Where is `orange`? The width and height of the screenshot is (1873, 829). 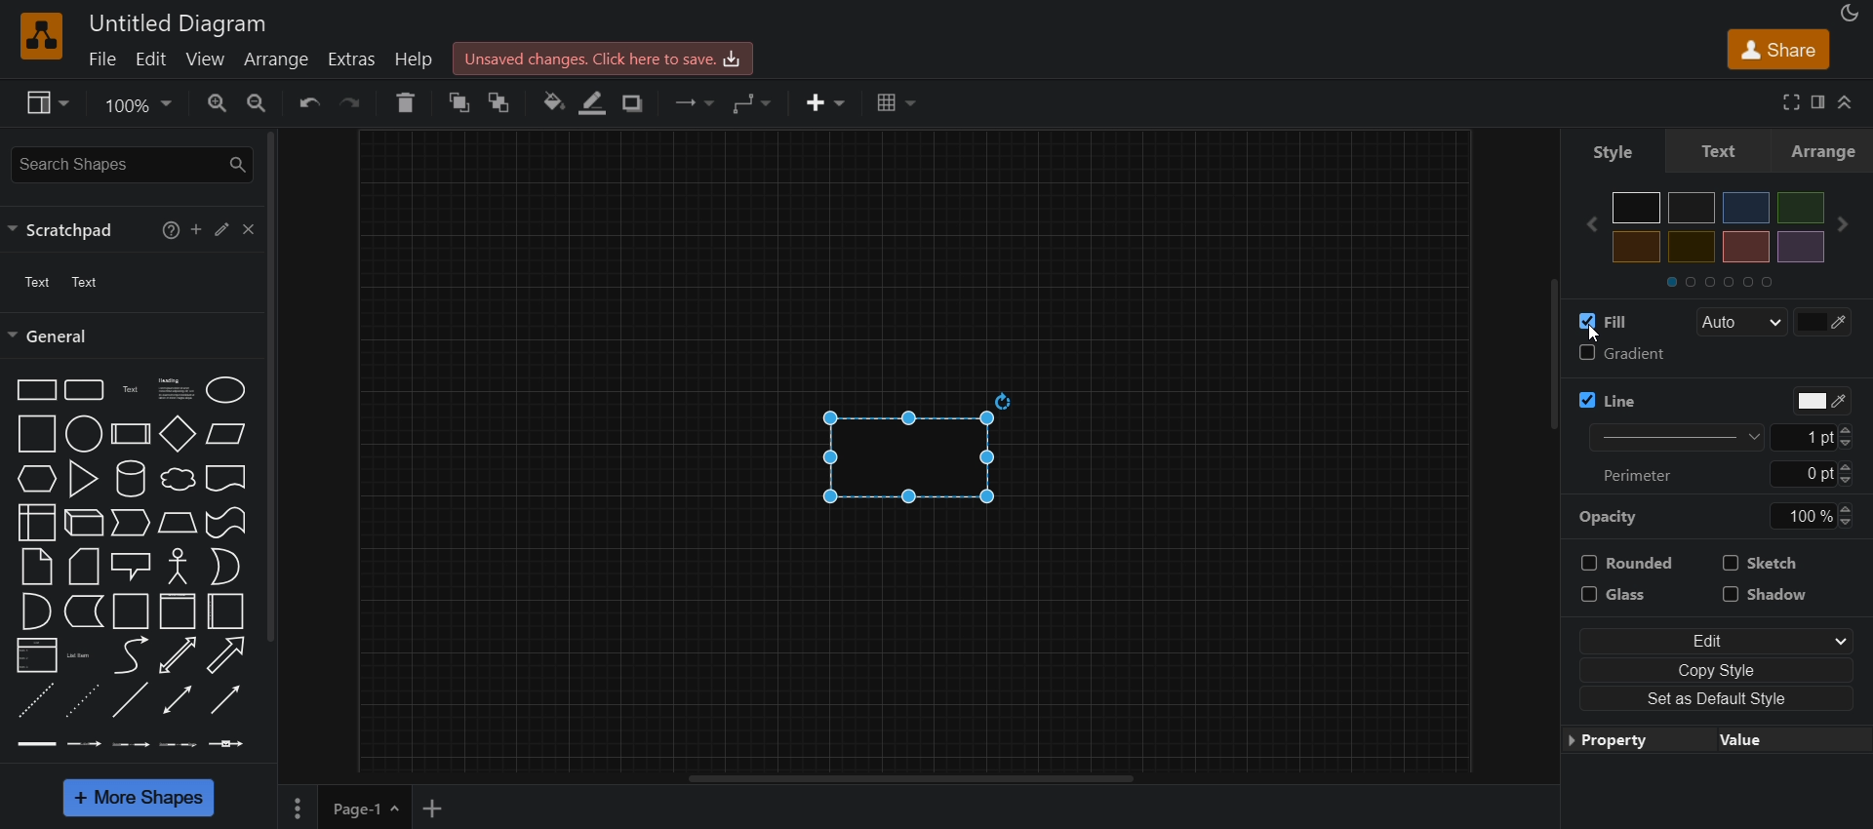
orange is located at coordinates (1638, 247).